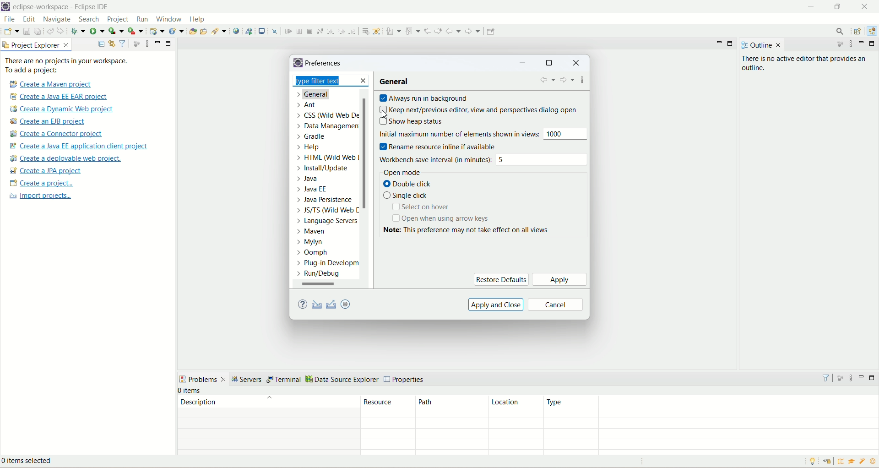 The height and width of the screenshot is (468, 879). Describe the element at coordinates (203, 379) in the screenshot. I see `problems` at that location.